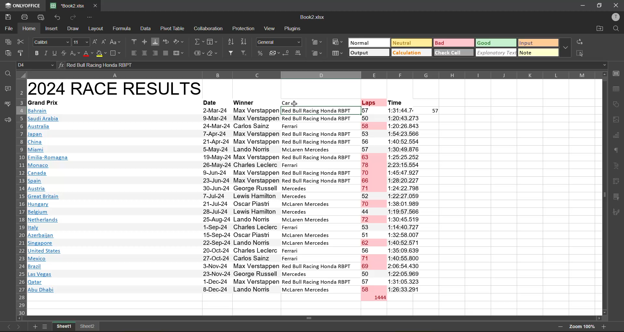  I want to click on bold, so click(35, 53).